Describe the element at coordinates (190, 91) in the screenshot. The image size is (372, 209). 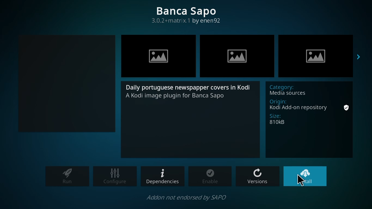
I see `description` at that location.